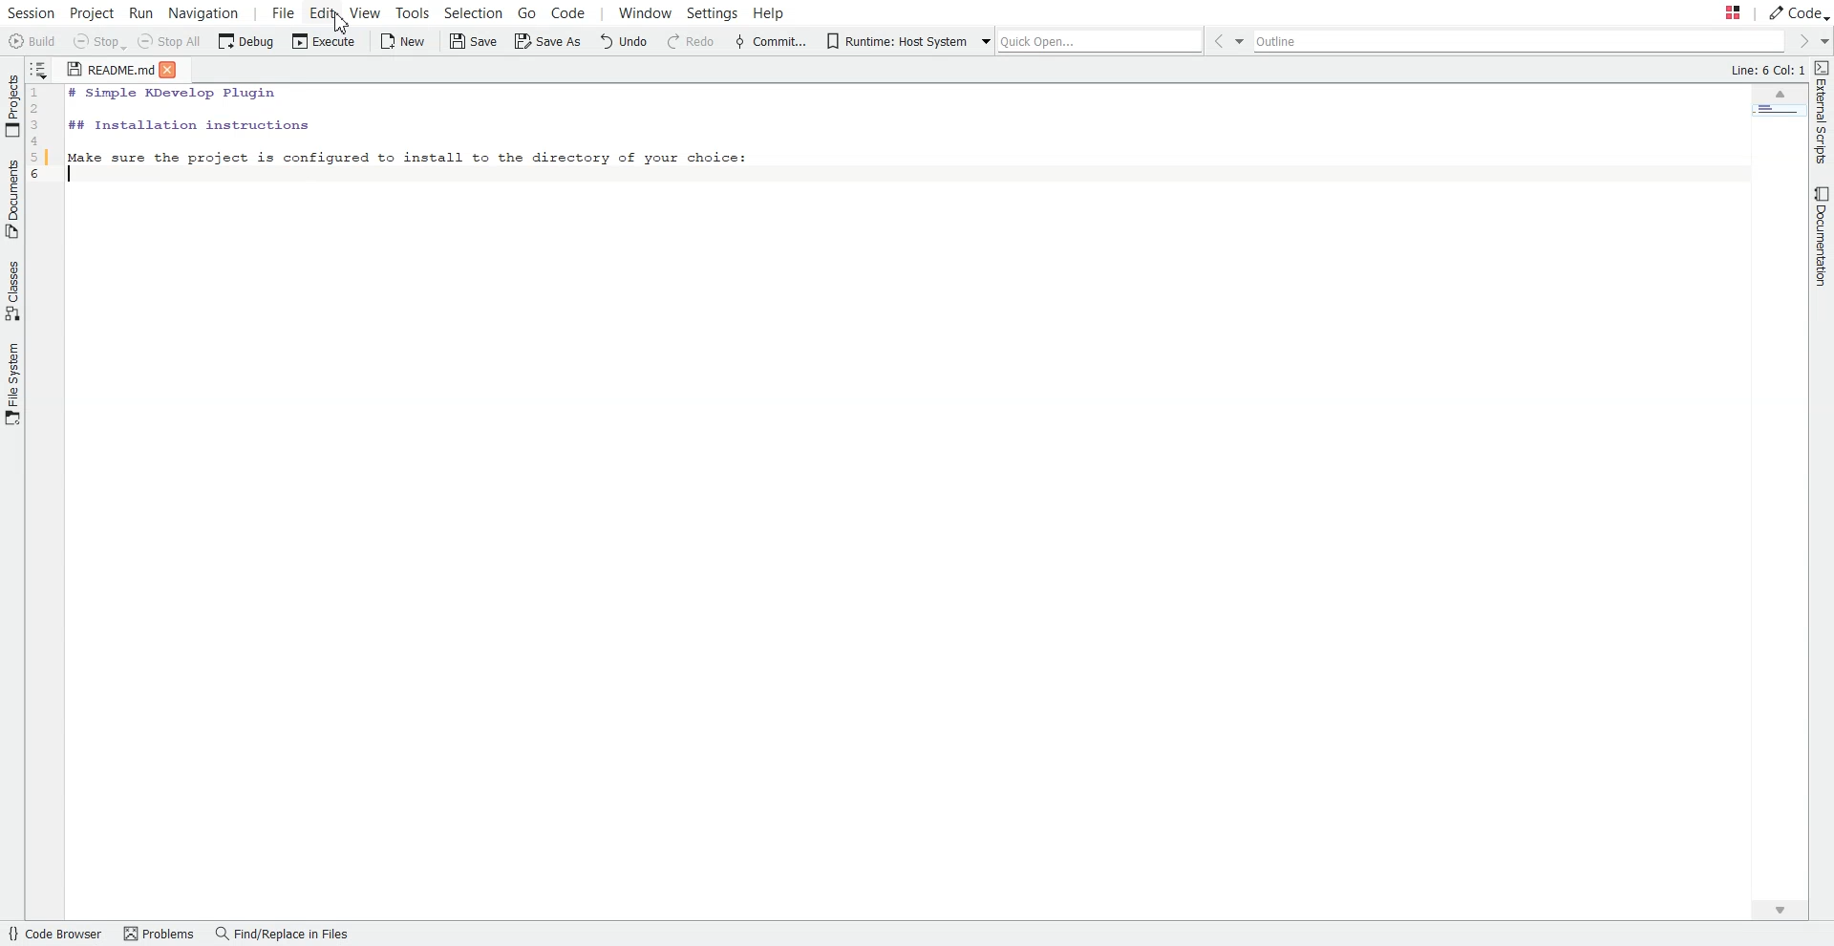 The image size is (1834, 946). What do you see at coordinates (1714, 13) in the screenshot?
I see `Stash` at bounding box center [1714, 13].